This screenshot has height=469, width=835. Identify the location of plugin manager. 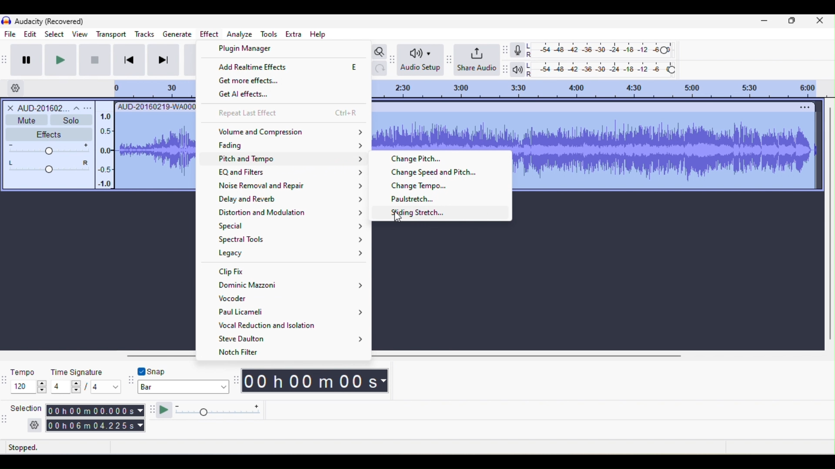
(248, 48).